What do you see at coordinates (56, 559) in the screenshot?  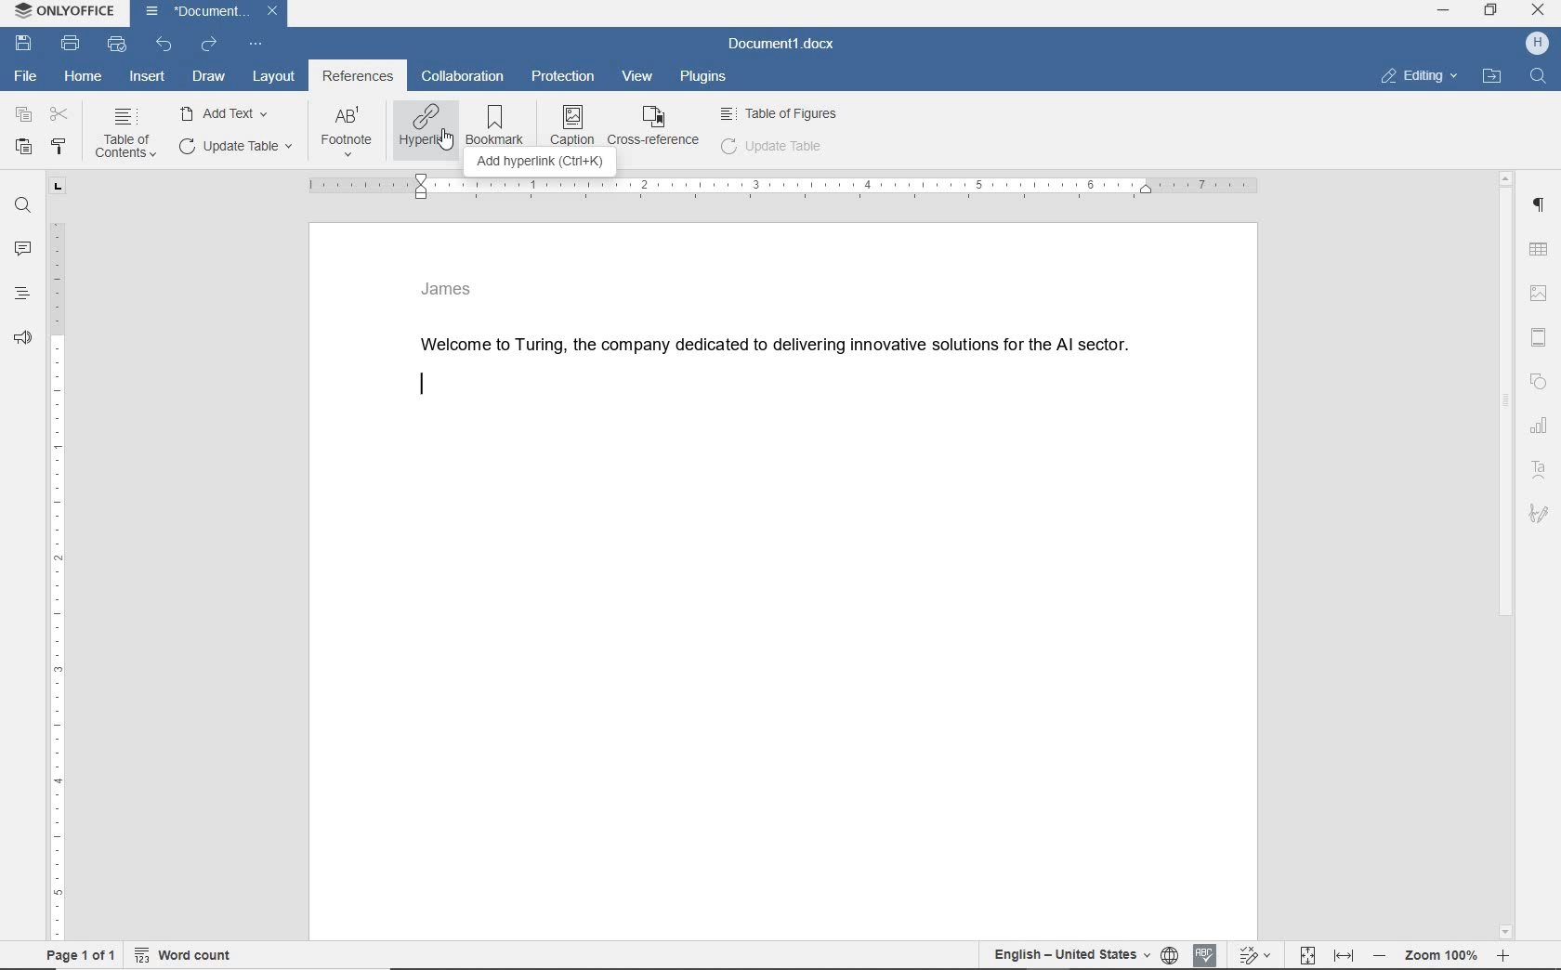 I see `ruler` at bounding box center [56, 559].